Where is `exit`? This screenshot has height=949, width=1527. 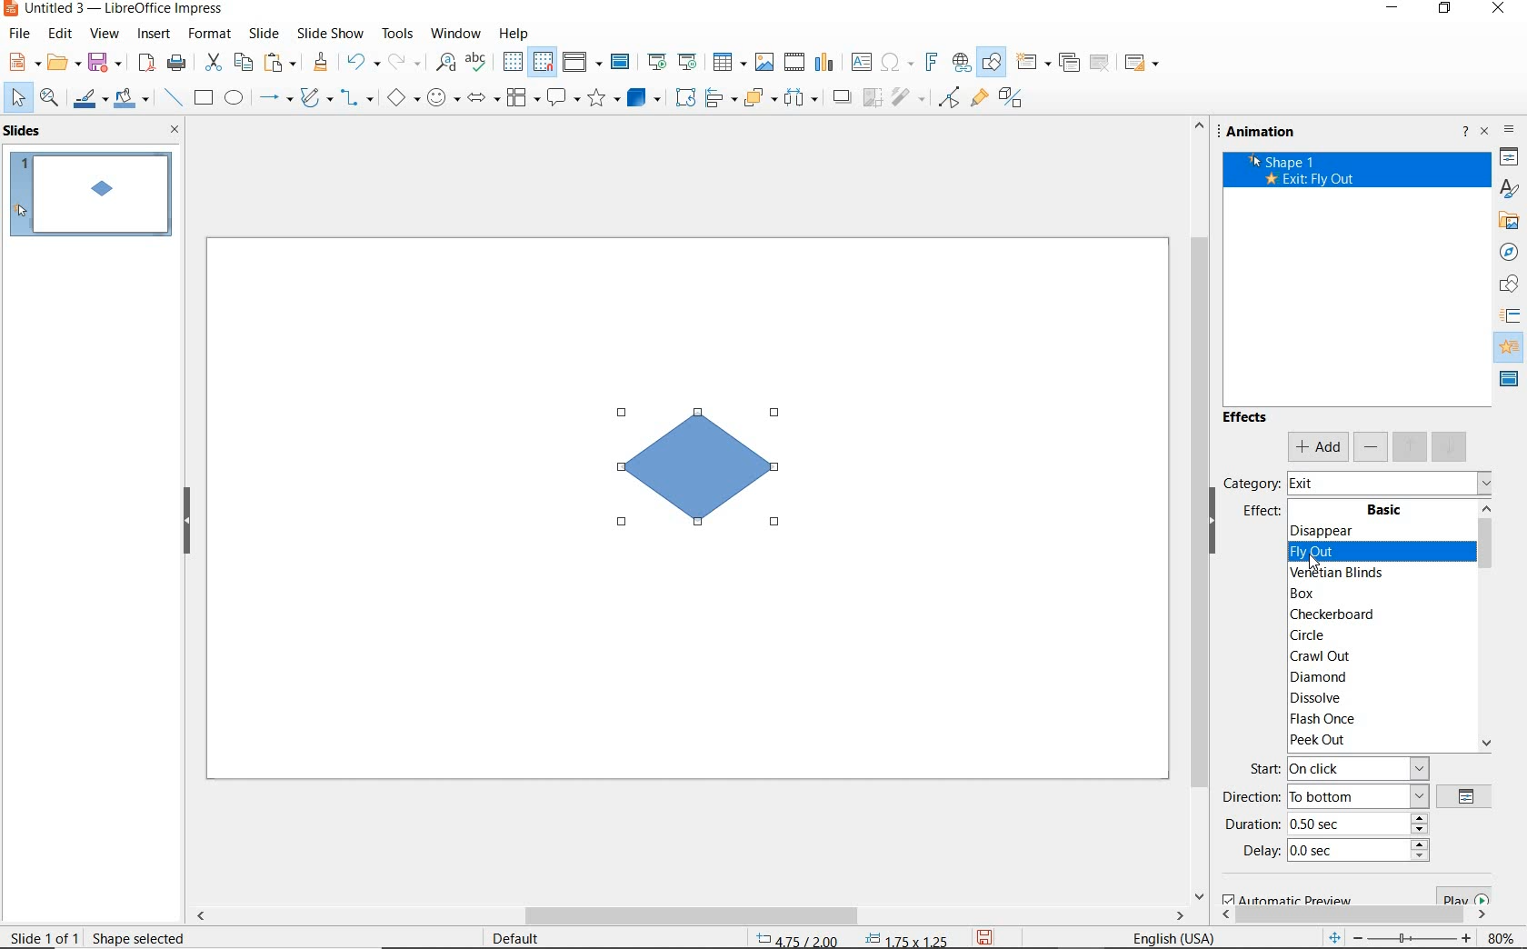
exit is located at coordinates (1388, 483).